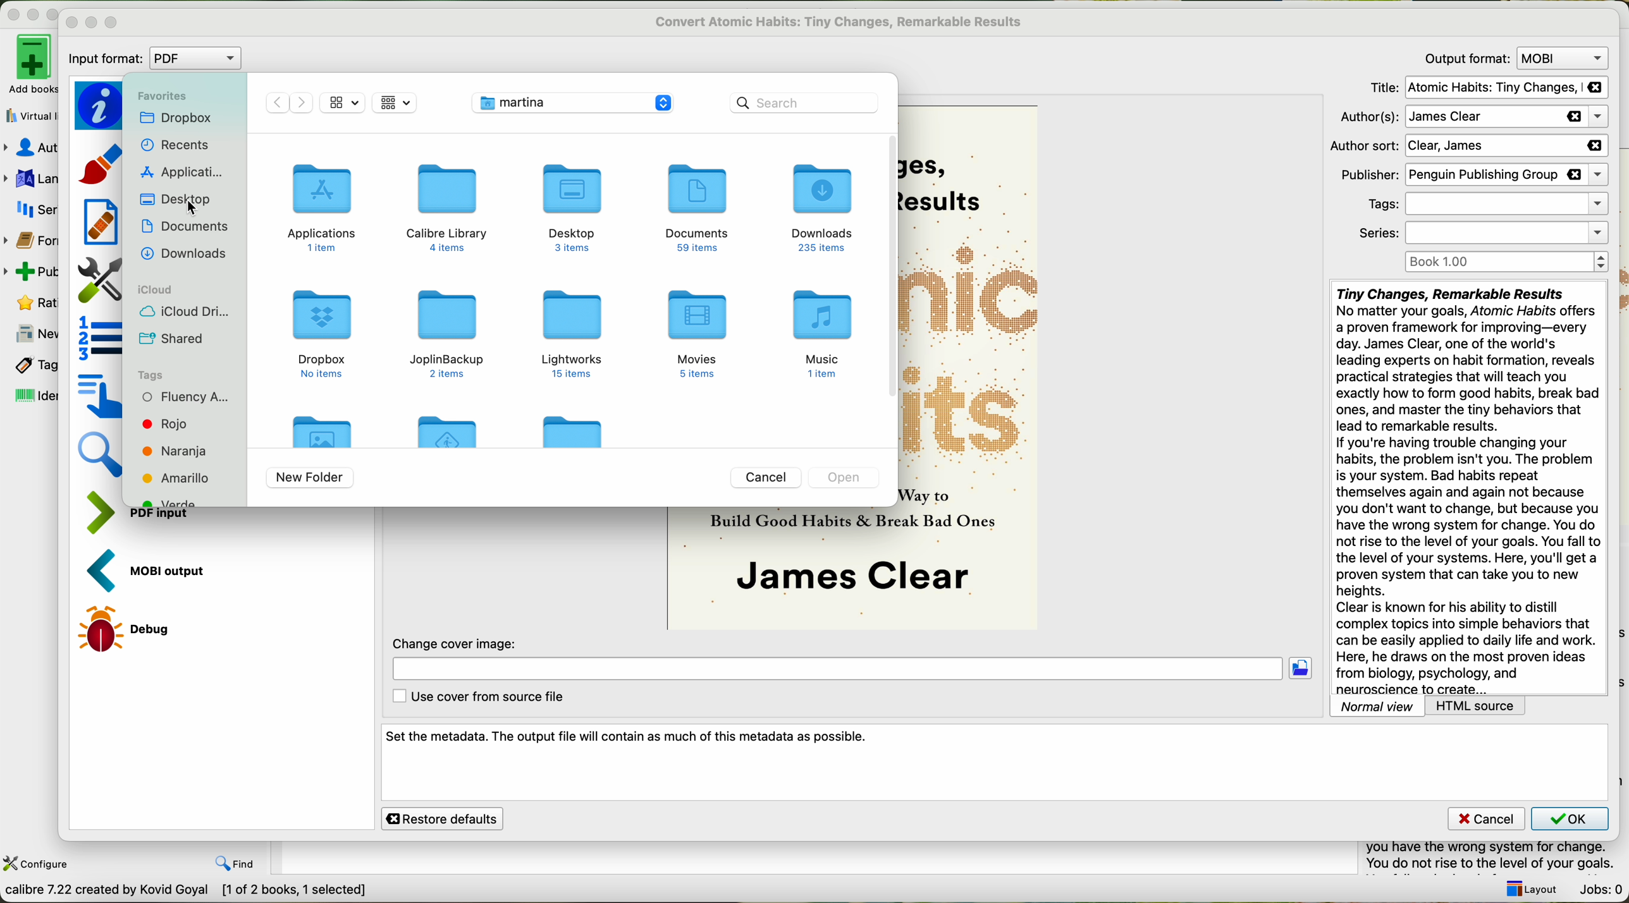 The height and width of the screenshot is (903, 1629). I want to click on shared, so click(175, 339).